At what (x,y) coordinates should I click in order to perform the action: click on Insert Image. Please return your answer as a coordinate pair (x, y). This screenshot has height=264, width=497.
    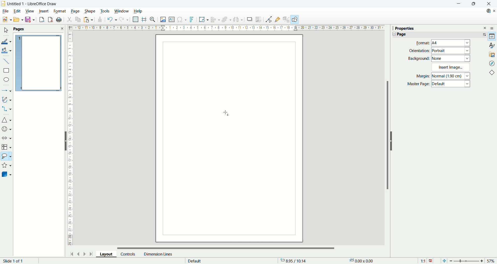
    Looking at the image, I should click on (451, 67).